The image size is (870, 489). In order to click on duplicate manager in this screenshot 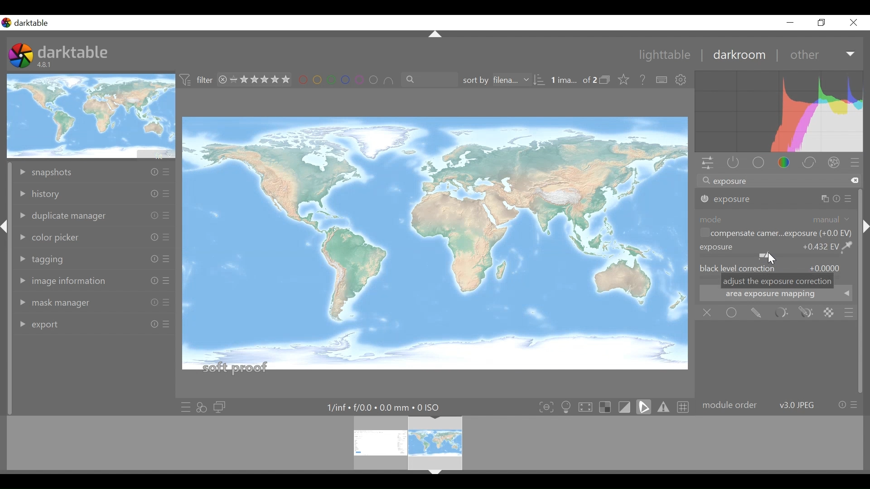, I will do `click(63, 216)`.